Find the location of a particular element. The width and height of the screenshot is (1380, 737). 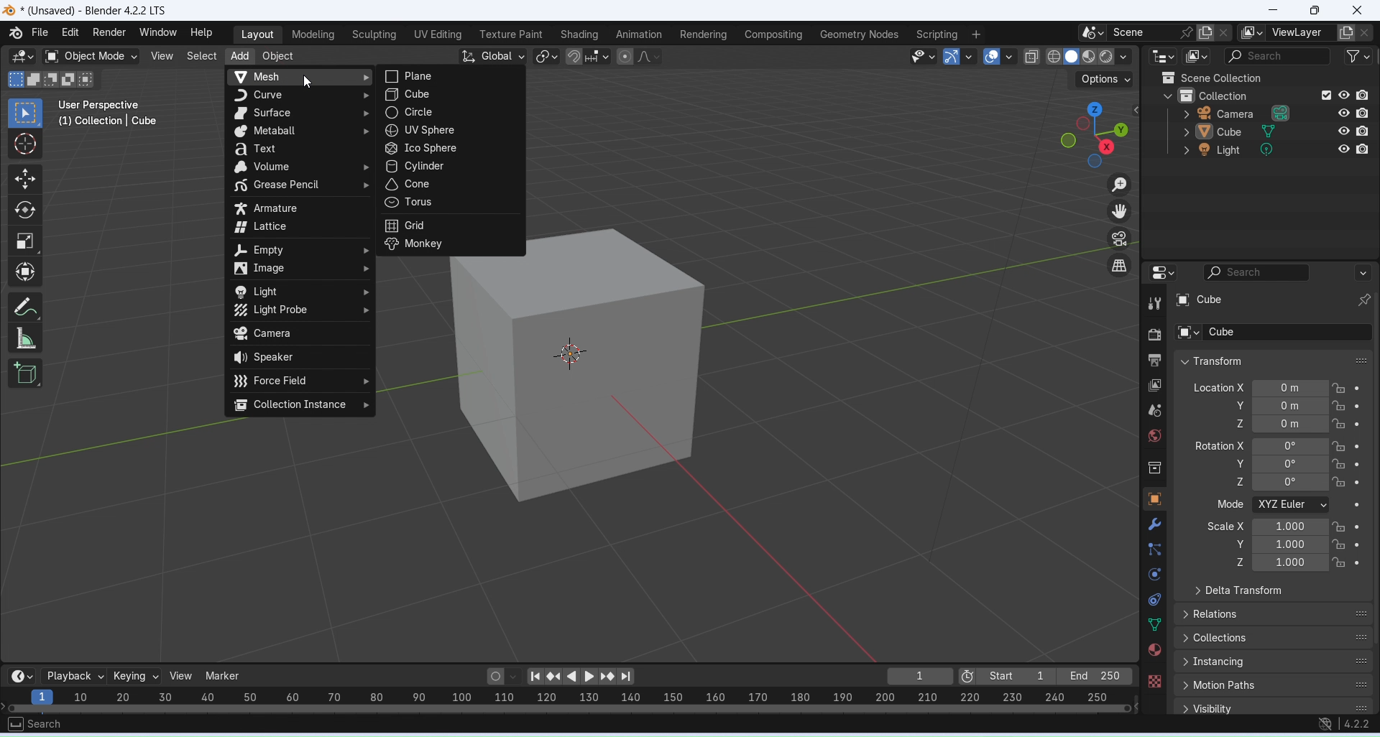

Modes is located at coordinates (50, 78).